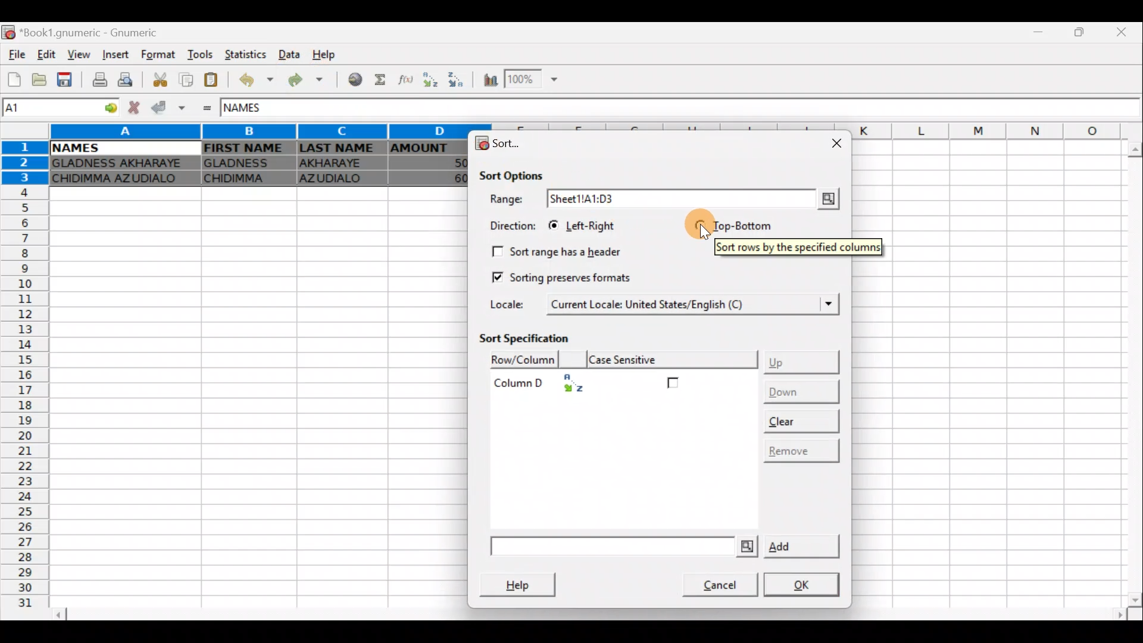 This screenshot has height=643, width=1143. Describe the element at coordinates (17, 55) in the screenshot. I see `File` at that location.